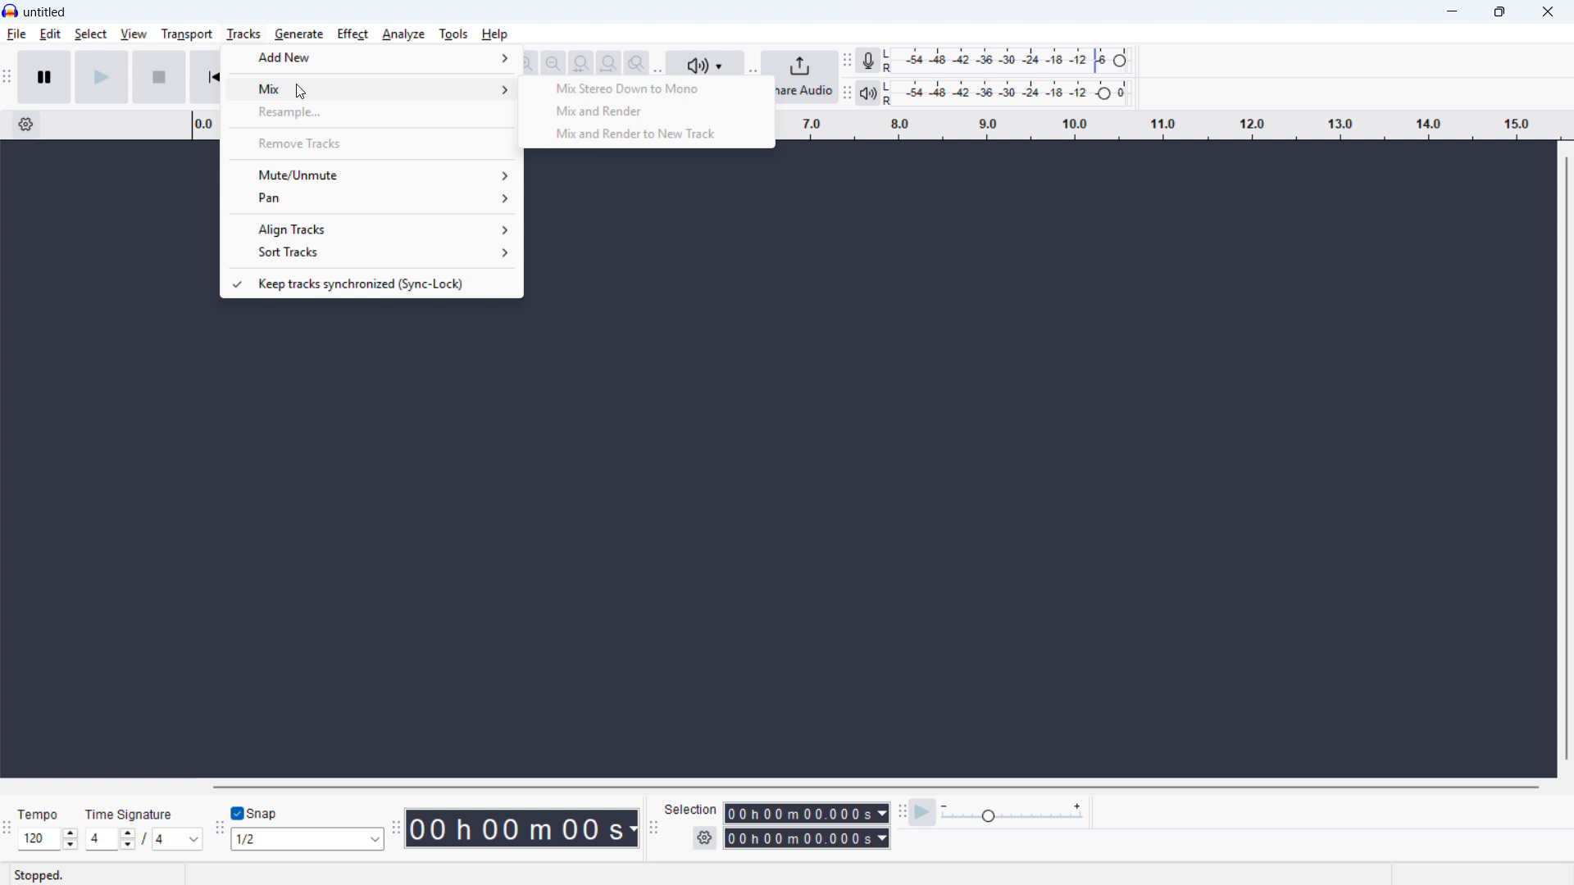 The height and width of the screenshot is (885, 1574). I want to click on Set snapping , so click(308, 840).